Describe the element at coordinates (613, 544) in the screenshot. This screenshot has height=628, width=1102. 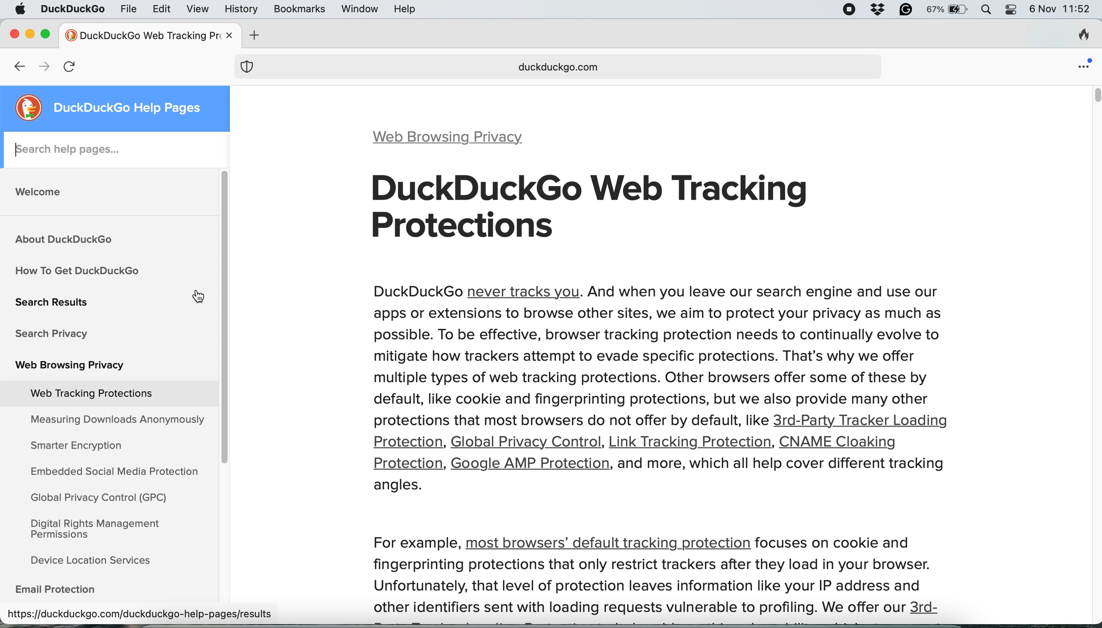
I see `most browsers’ default tracking protection` at that location.